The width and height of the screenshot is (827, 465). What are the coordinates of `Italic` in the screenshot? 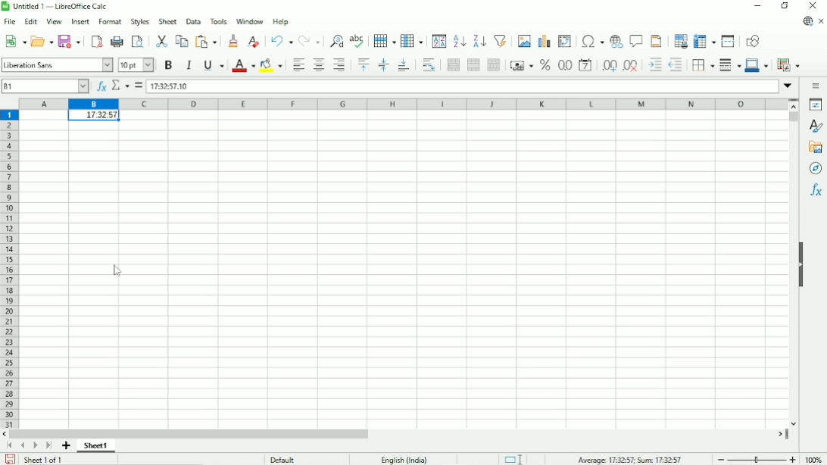 It's located at (190, 65).